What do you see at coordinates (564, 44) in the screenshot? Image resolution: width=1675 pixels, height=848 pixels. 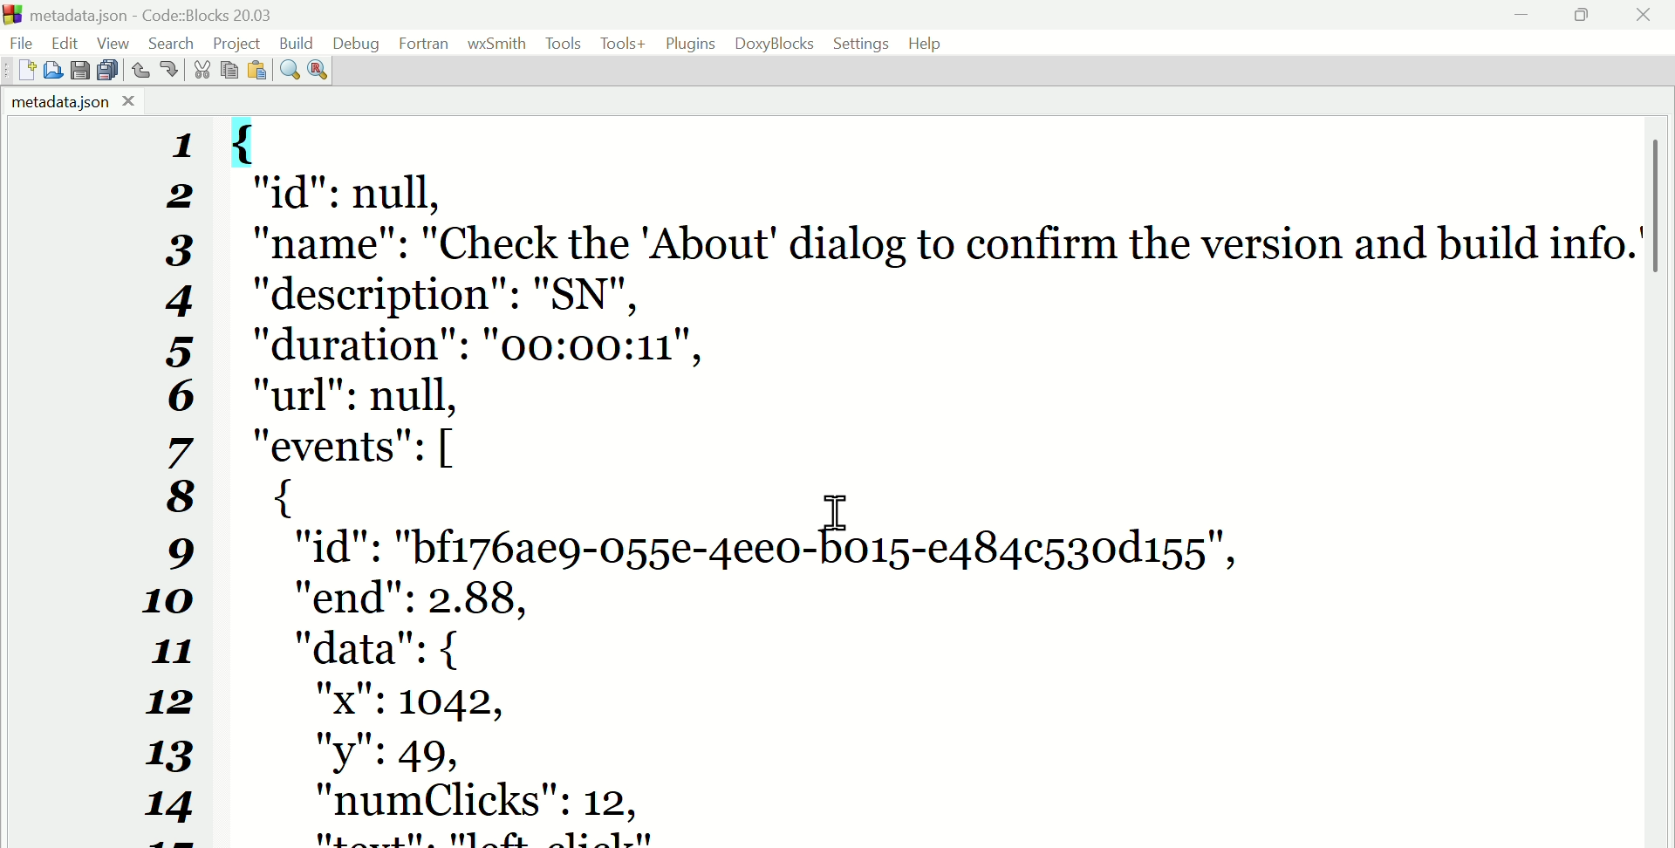 I see `Tools` at bounding box center [564, 44].